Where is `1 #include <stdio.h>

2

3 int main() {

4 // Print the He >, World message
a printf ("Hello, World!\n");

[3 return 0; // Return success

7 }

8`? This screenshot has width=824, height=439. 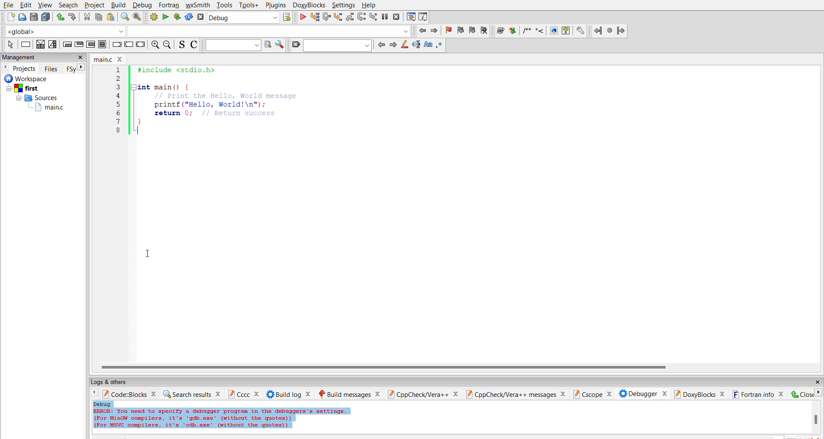 1 #include <stdio.h>

2

3 int main() {

4 // Print the He >, World message
a printf ("Hello, World!\n");

[3 return 0; // Return success

7 }

8 is located at coordinates (210, 107).